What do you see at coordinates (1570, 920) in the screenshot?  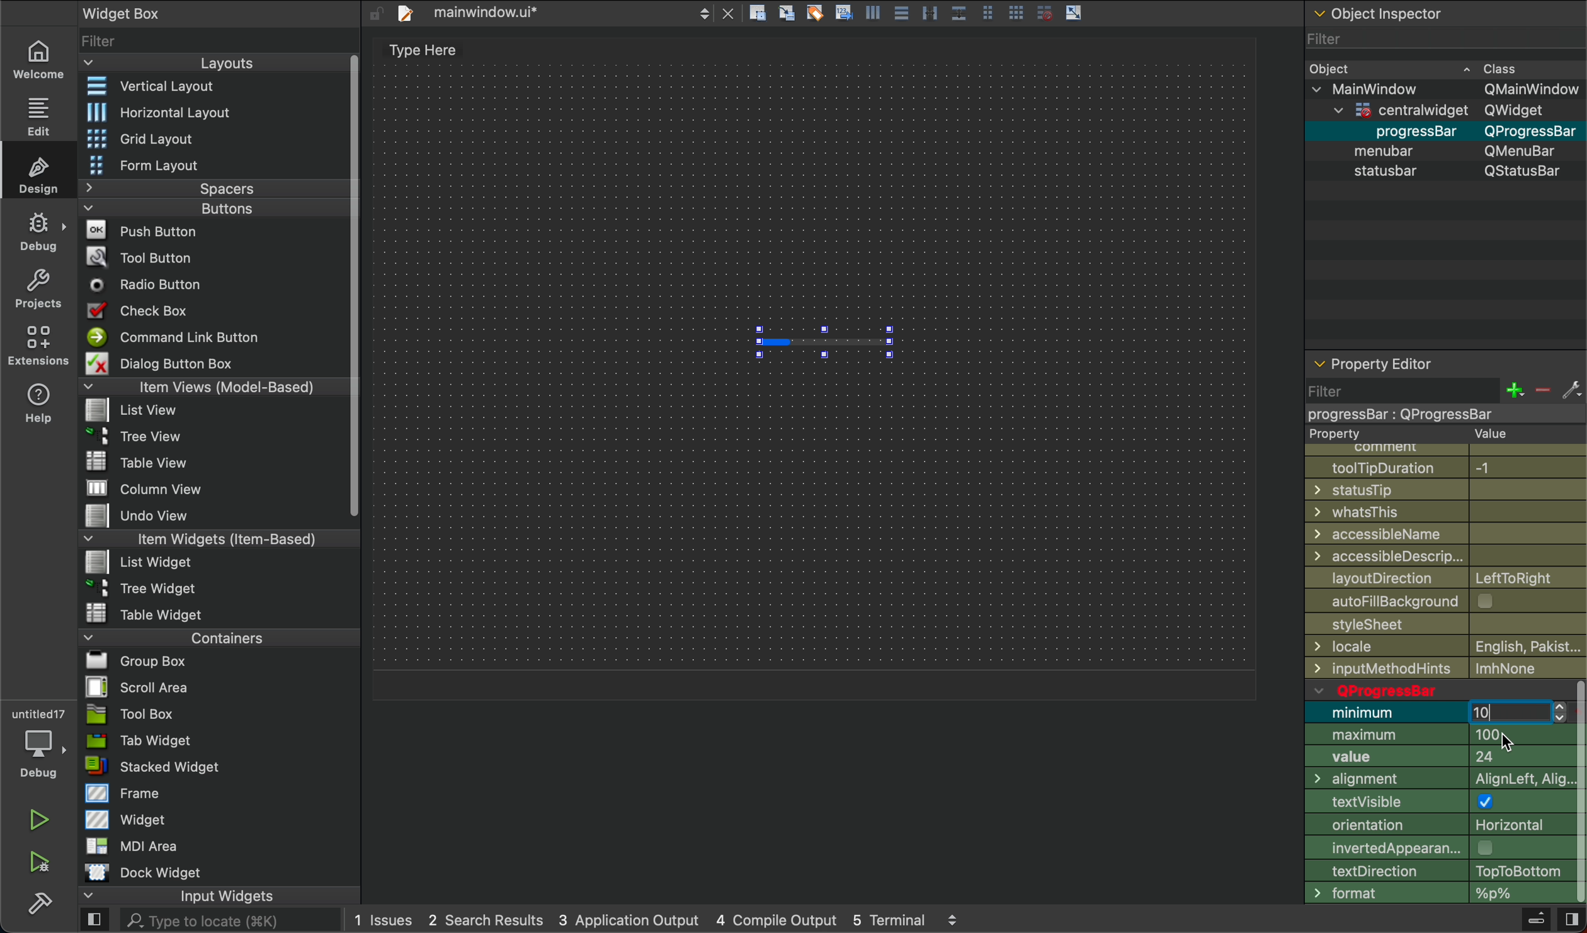 I see `close sidebar` at bounding box center [1570, 920].